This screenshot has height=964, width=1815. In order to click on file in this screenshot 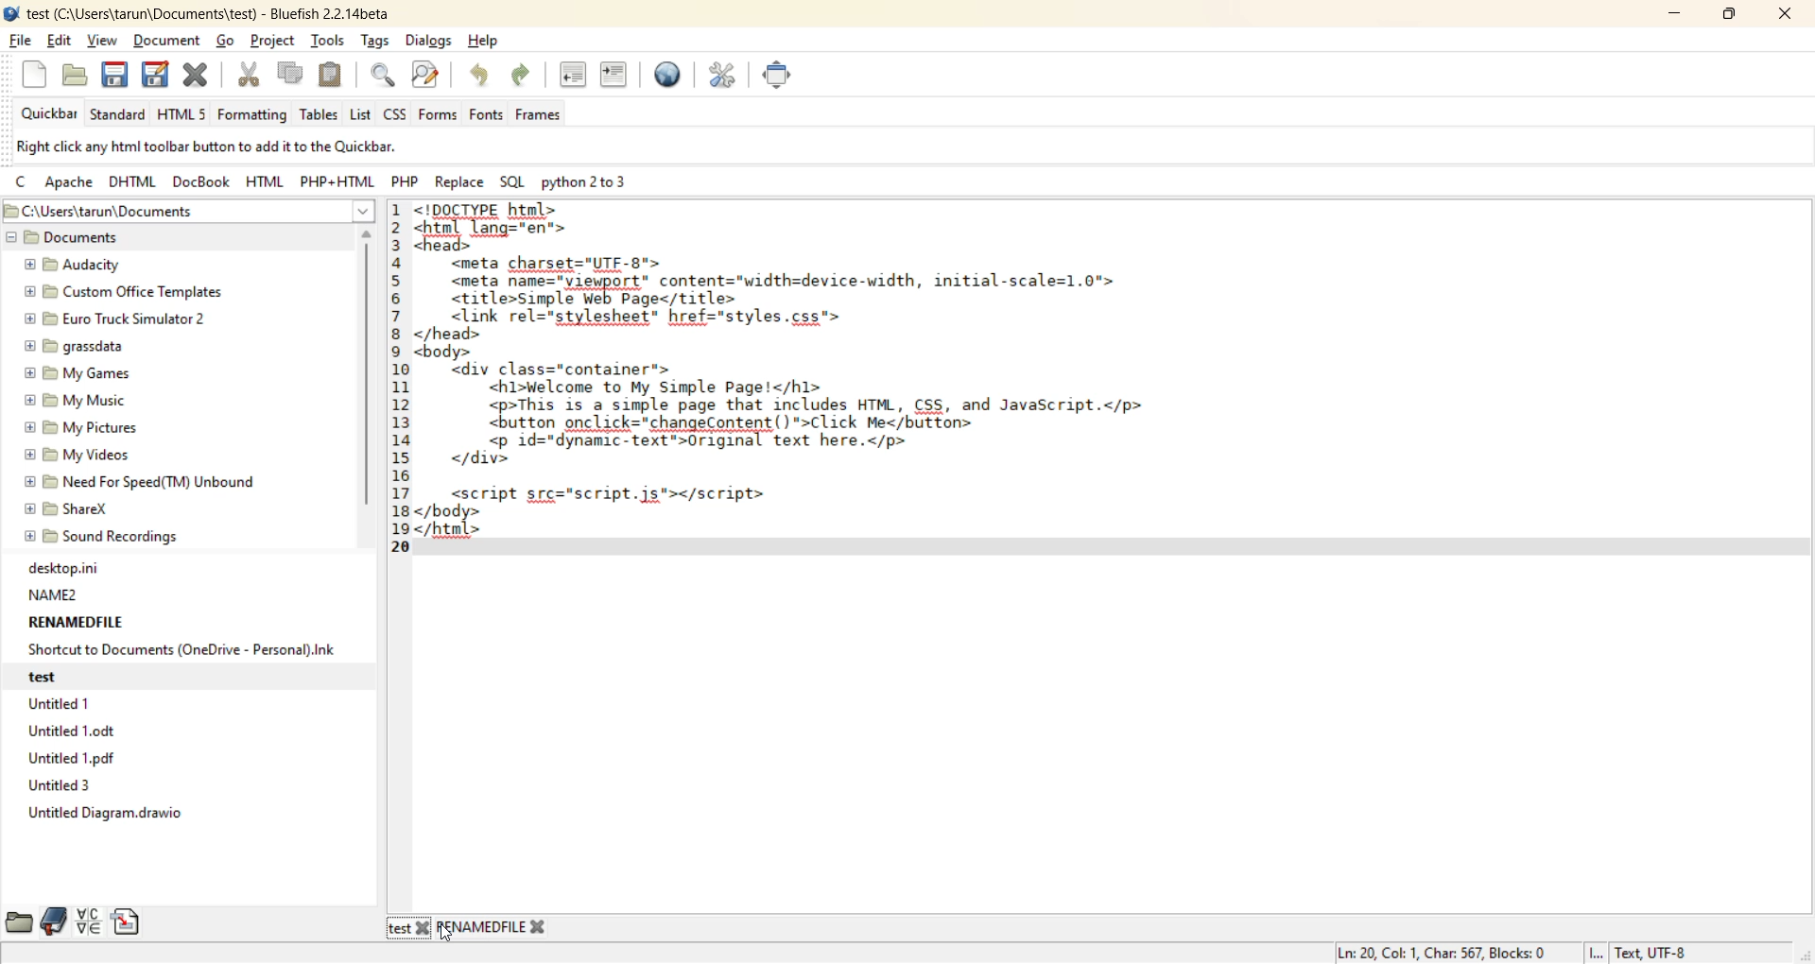, I will do `click(18, 41)`.